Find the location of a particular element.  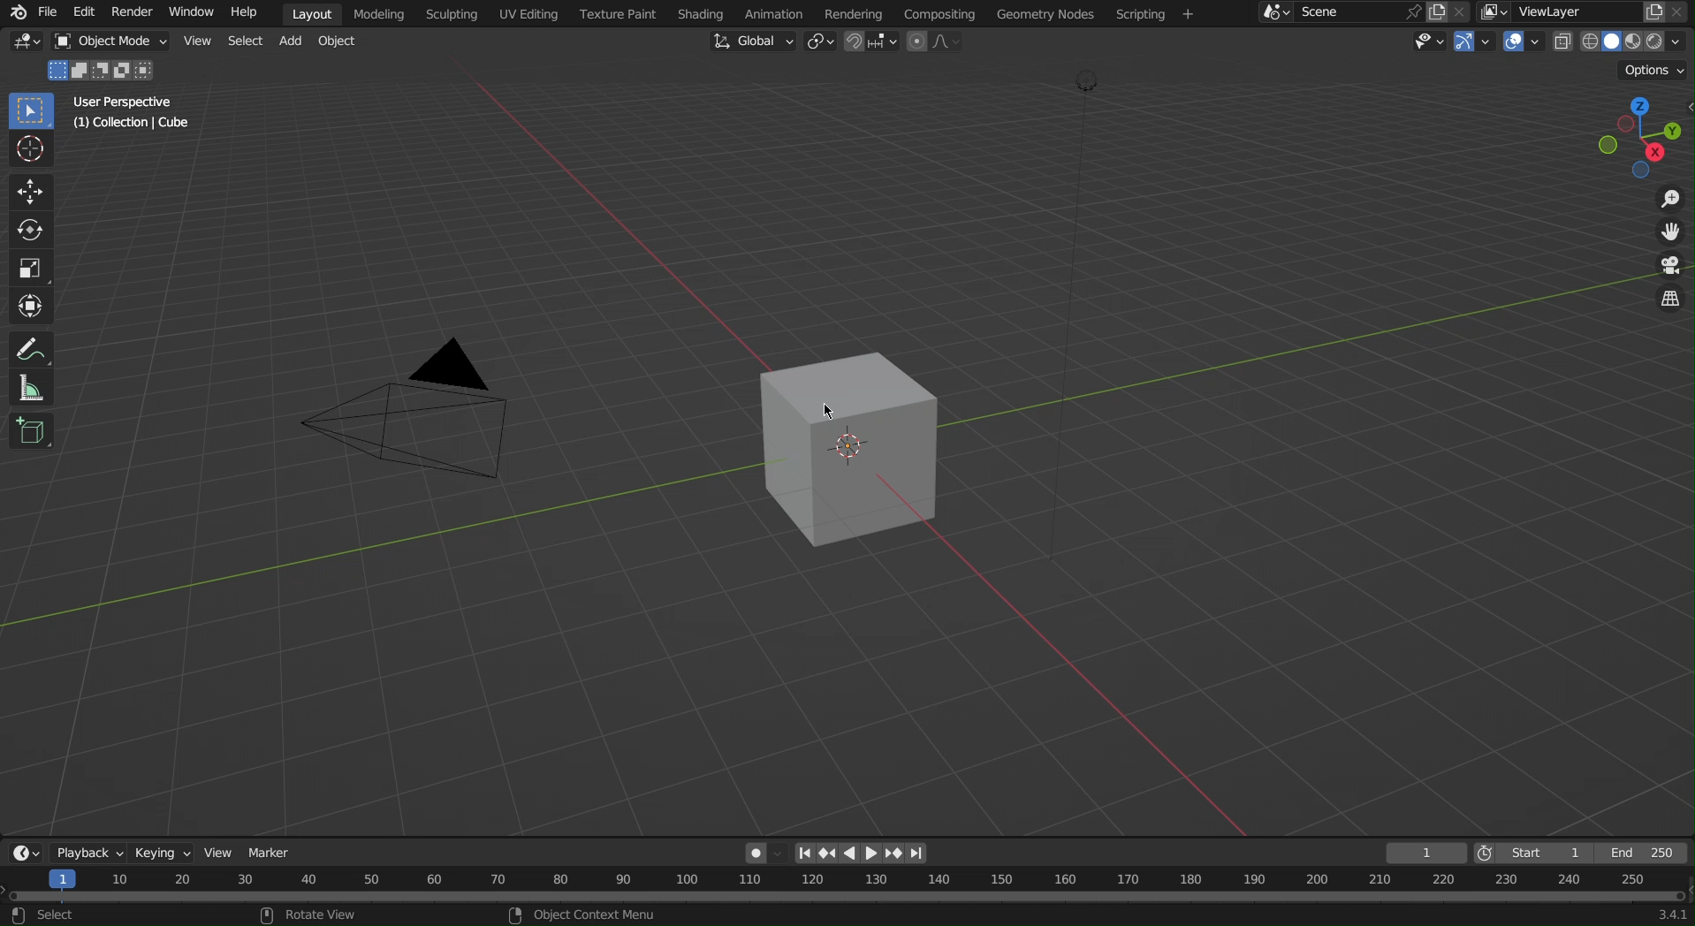

Compositing is located at coordinates (938, 12).